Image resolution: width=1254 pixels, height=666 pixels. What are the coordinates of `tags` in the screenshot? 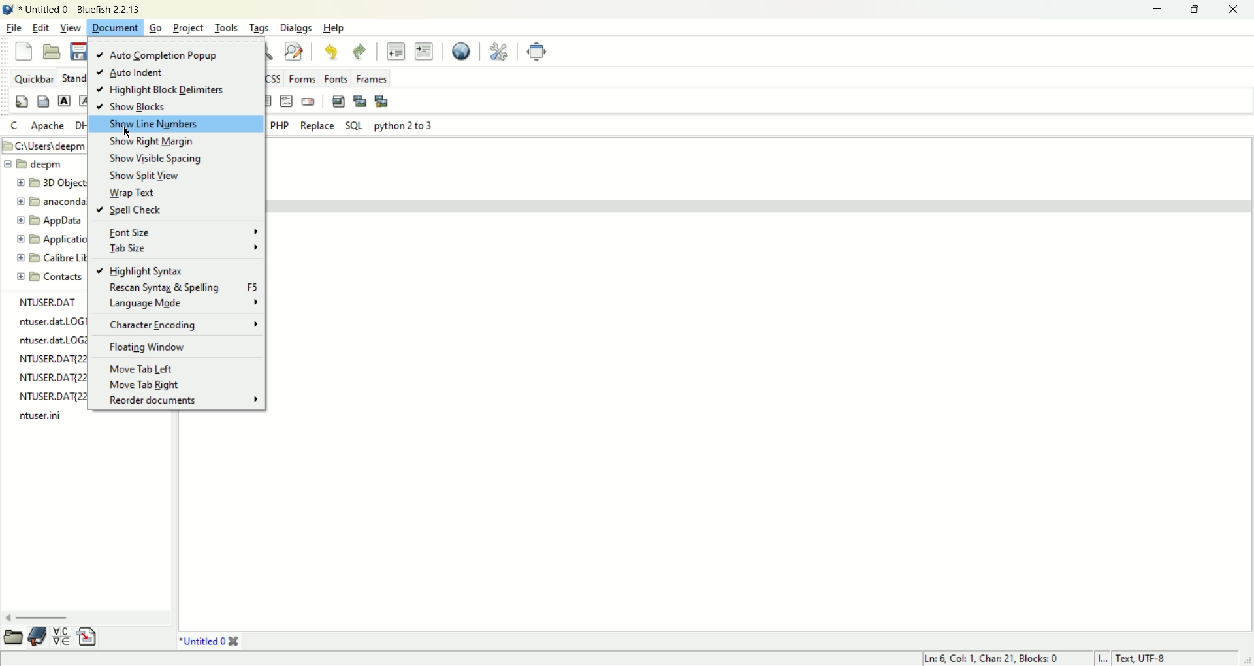 It's located at (263, 26).